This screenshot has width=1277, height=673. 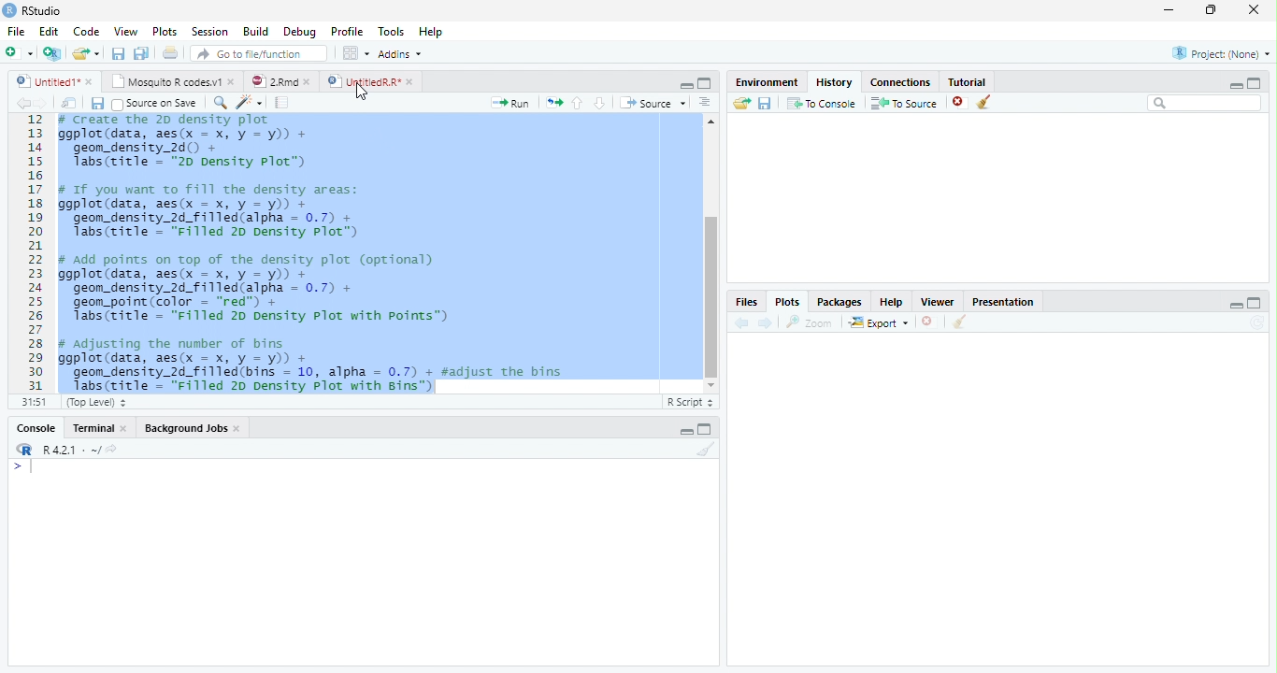 I want to click on Search, so click(x=1205, y=103).